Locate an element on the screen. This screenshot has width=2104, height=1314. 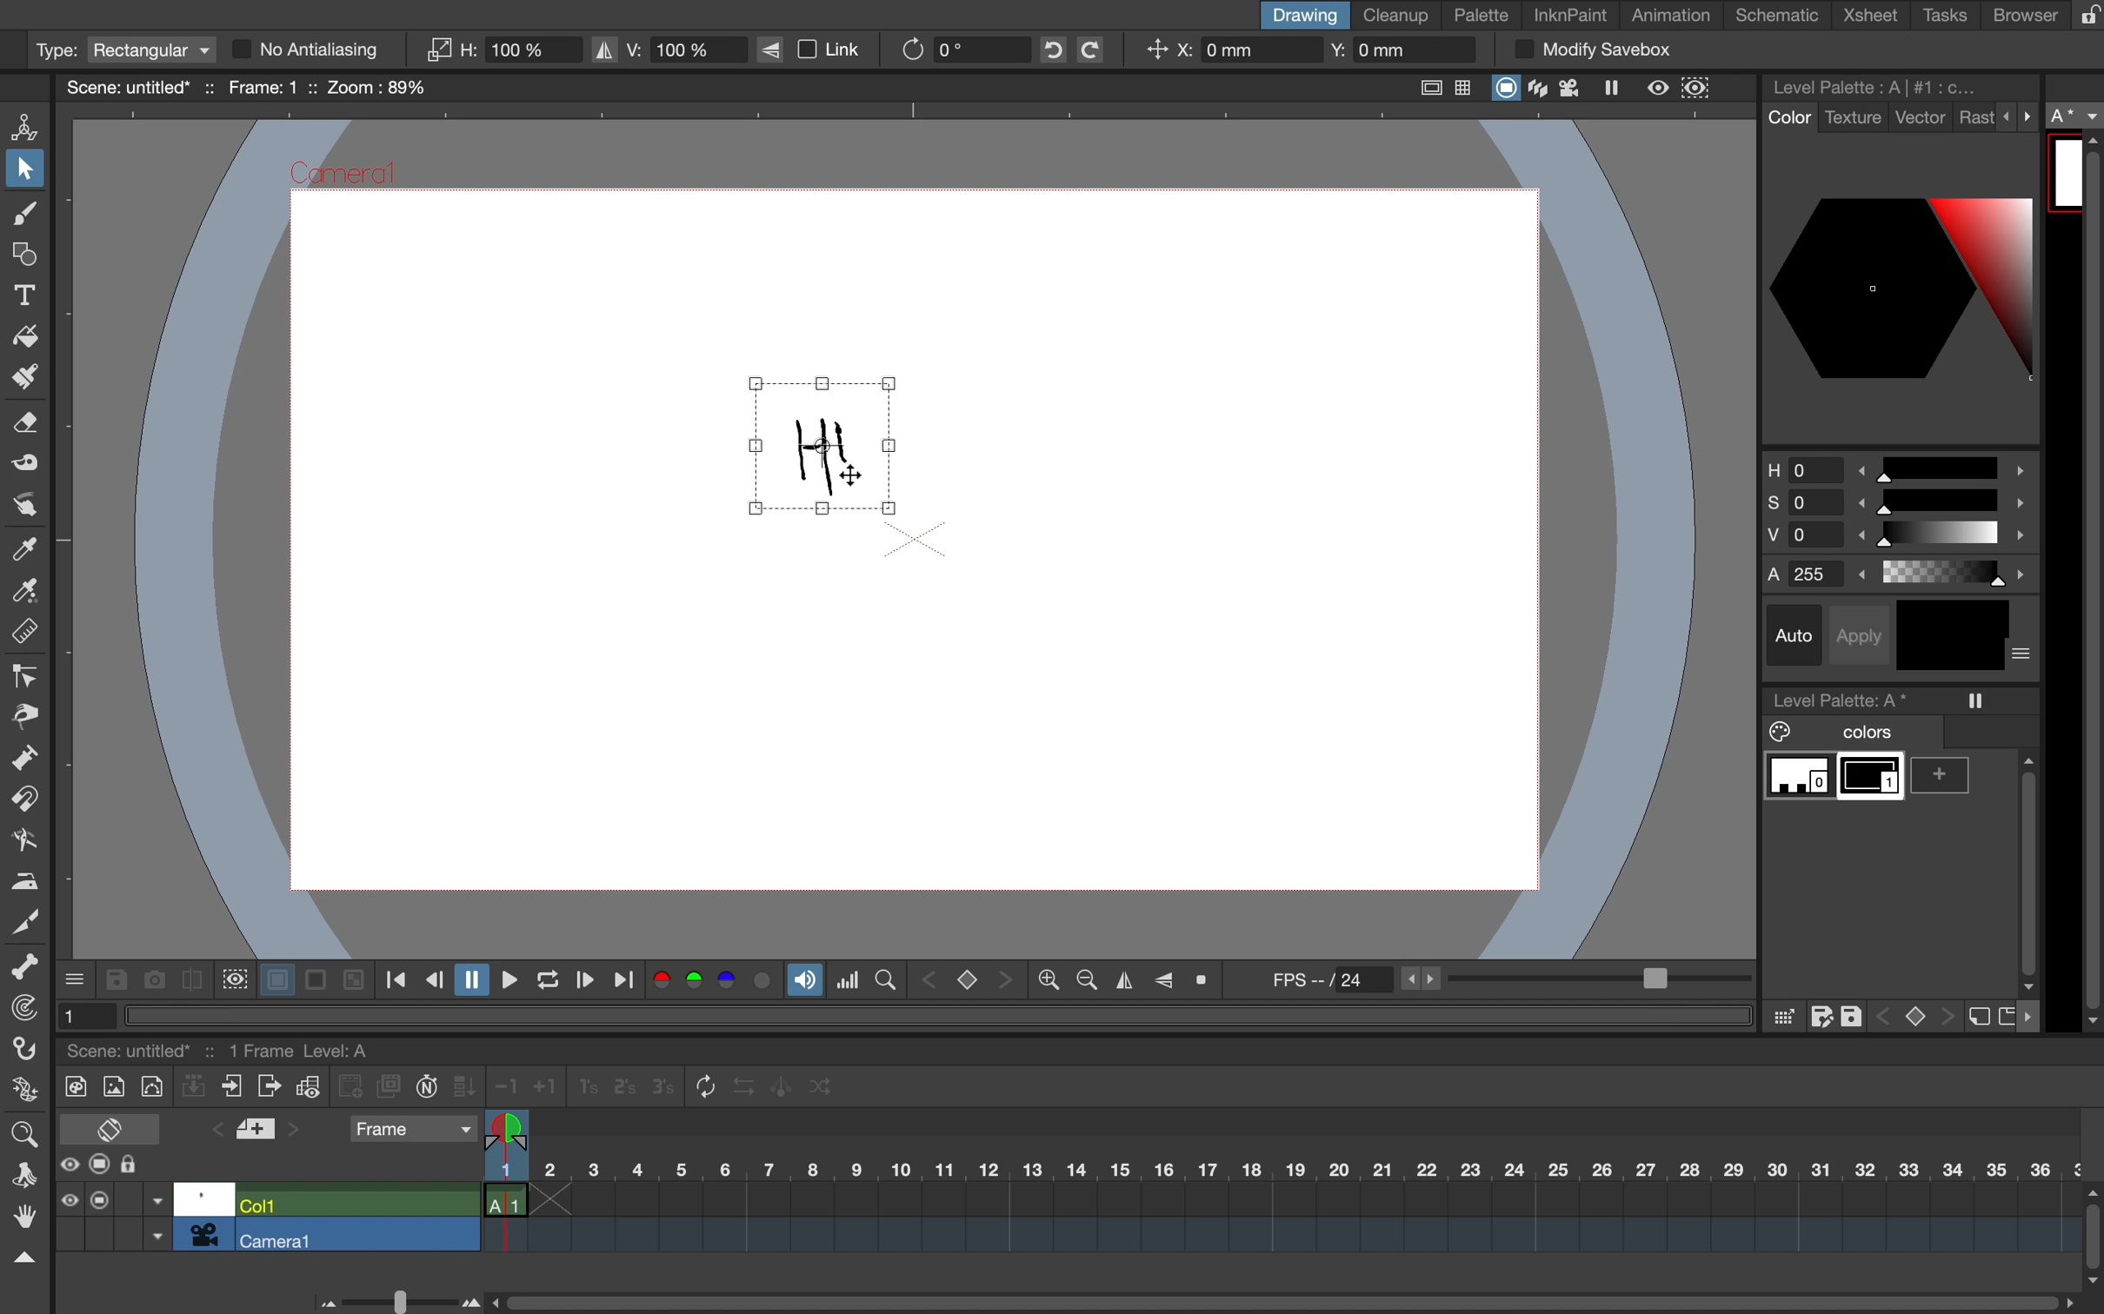
lock rooms tab is located at coordinates (2081, 17).